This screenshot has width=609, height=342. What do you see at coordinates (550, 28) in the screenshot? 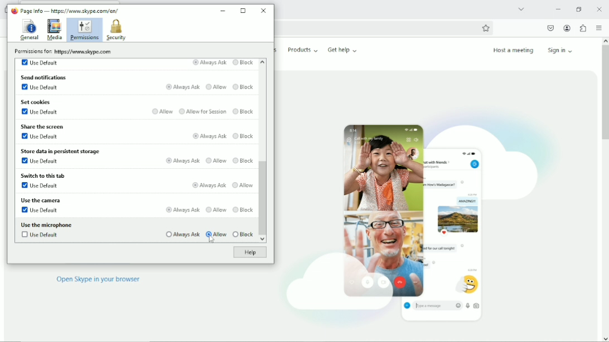
I see `Save to pocket` at bounding box center [550, 28].